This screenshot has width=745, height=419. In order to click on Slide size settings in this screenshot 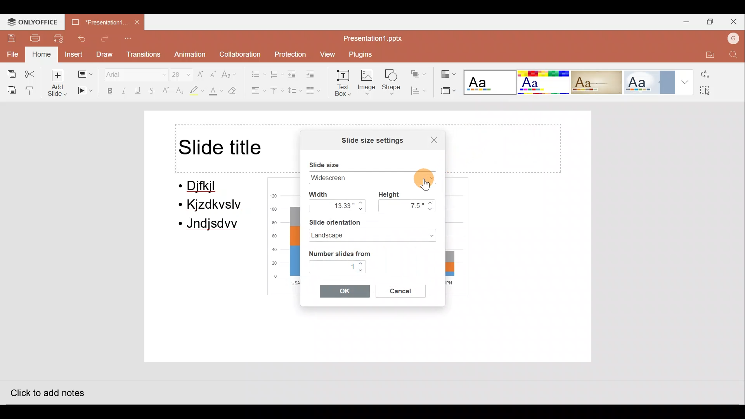, I will do `click(367, 141)`.